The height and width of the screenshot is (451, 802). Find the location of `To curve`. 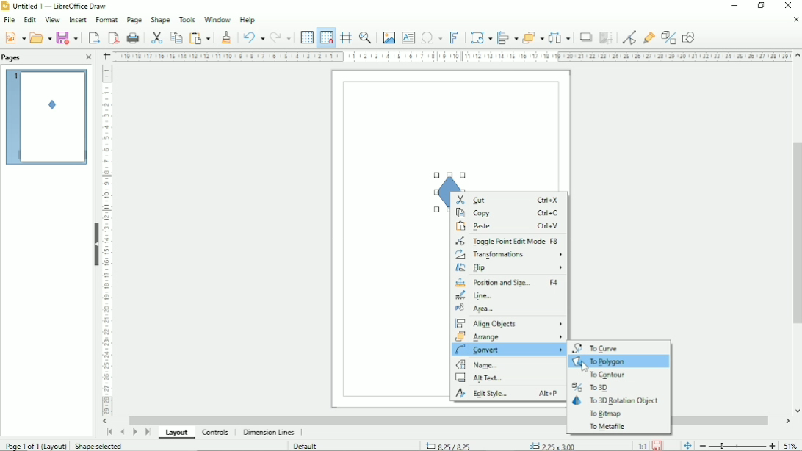

To curve is located at coordinates (598, 347).